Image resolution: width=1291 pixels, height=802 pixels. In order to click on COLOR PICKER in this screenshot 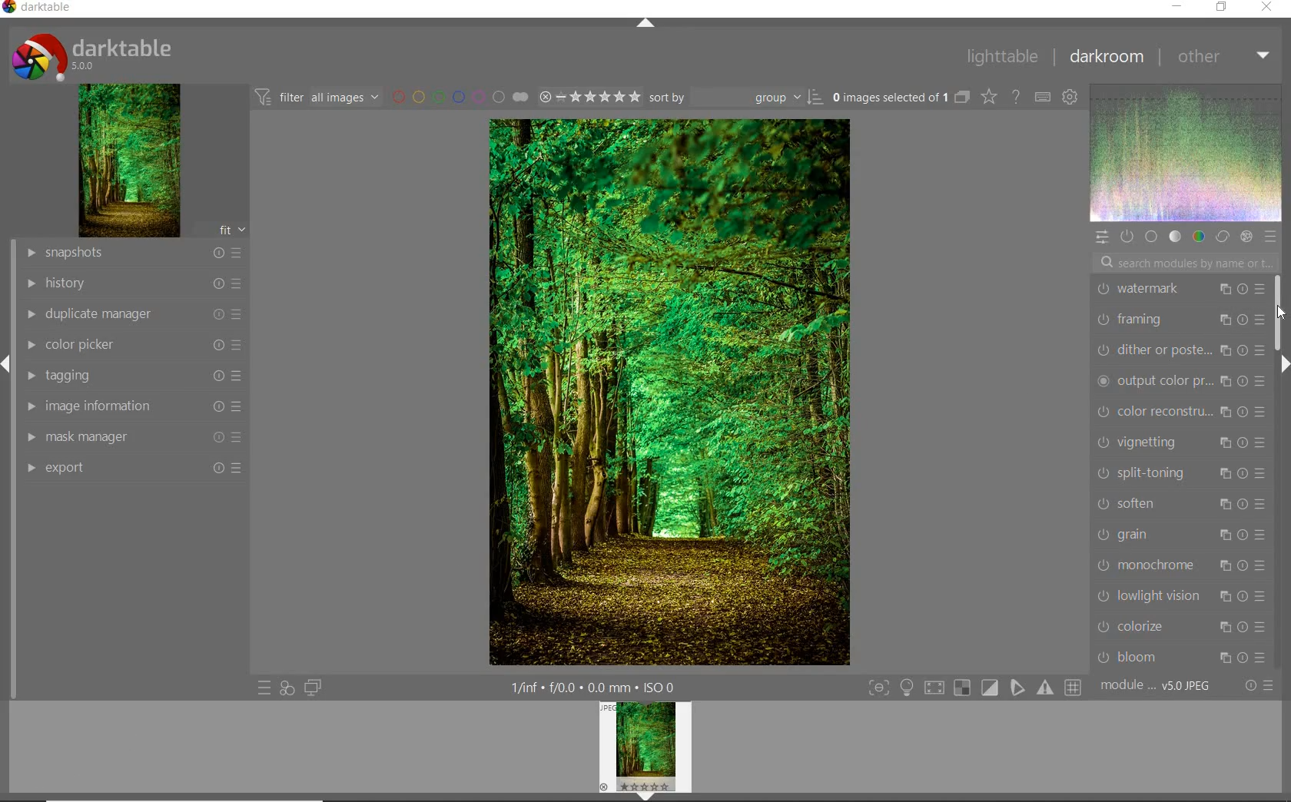, I will do `click(131, 345)`.